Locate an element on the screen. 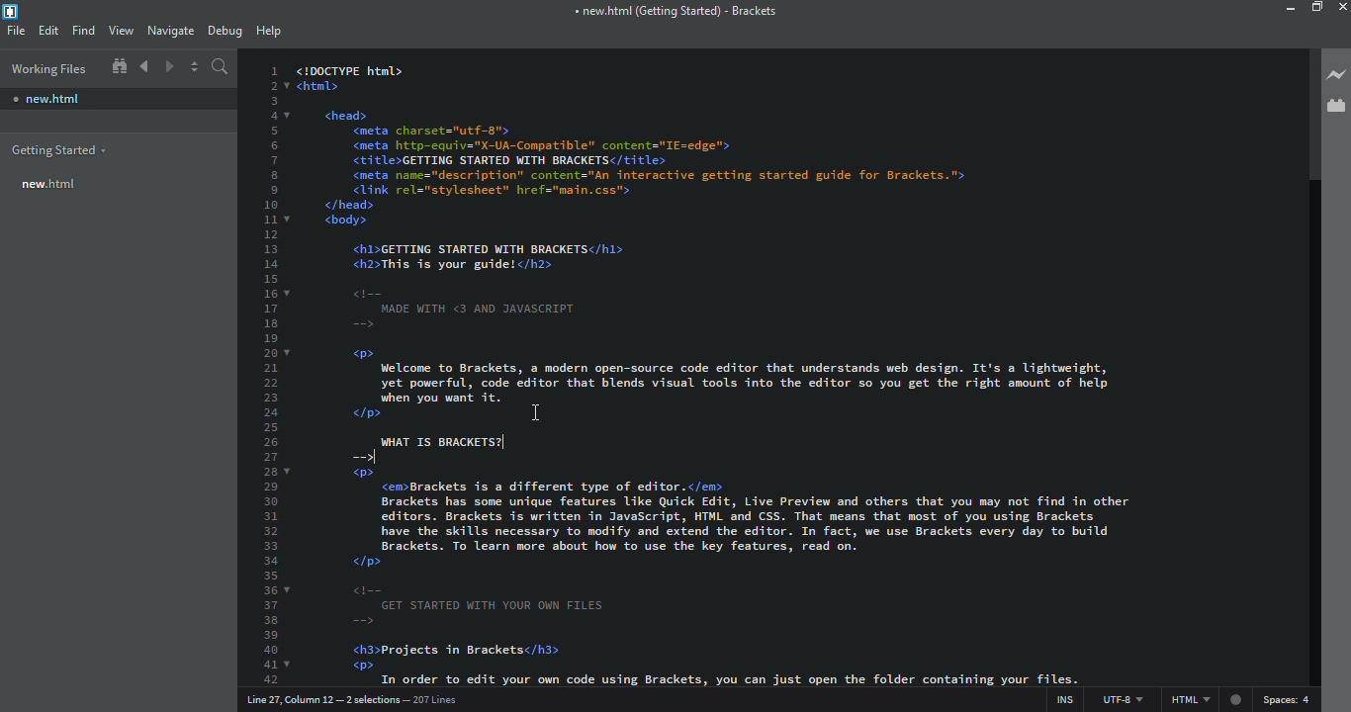 This screenshot has height=712, width=1351. brackets is located at coordinates (14, 12).